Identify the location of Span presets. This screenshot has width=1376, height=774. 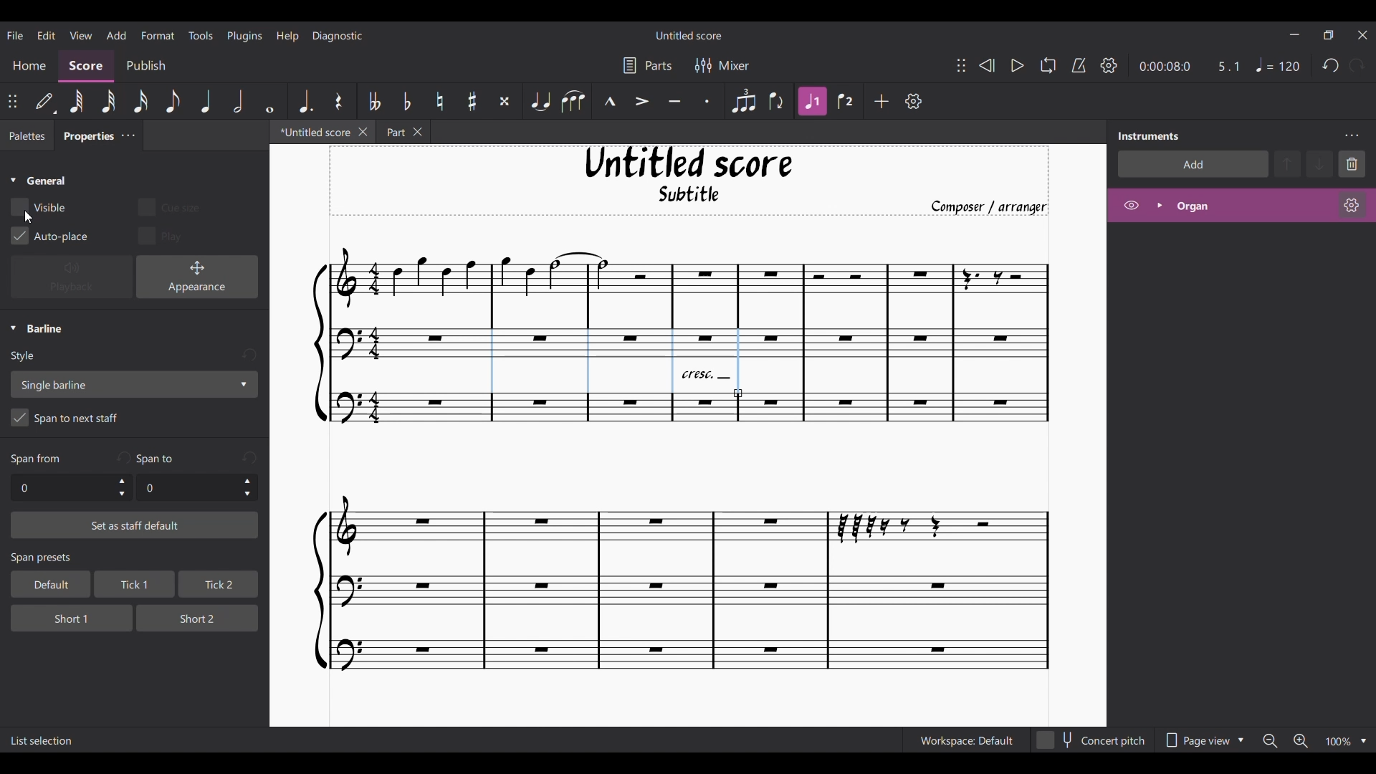
(135, 559).